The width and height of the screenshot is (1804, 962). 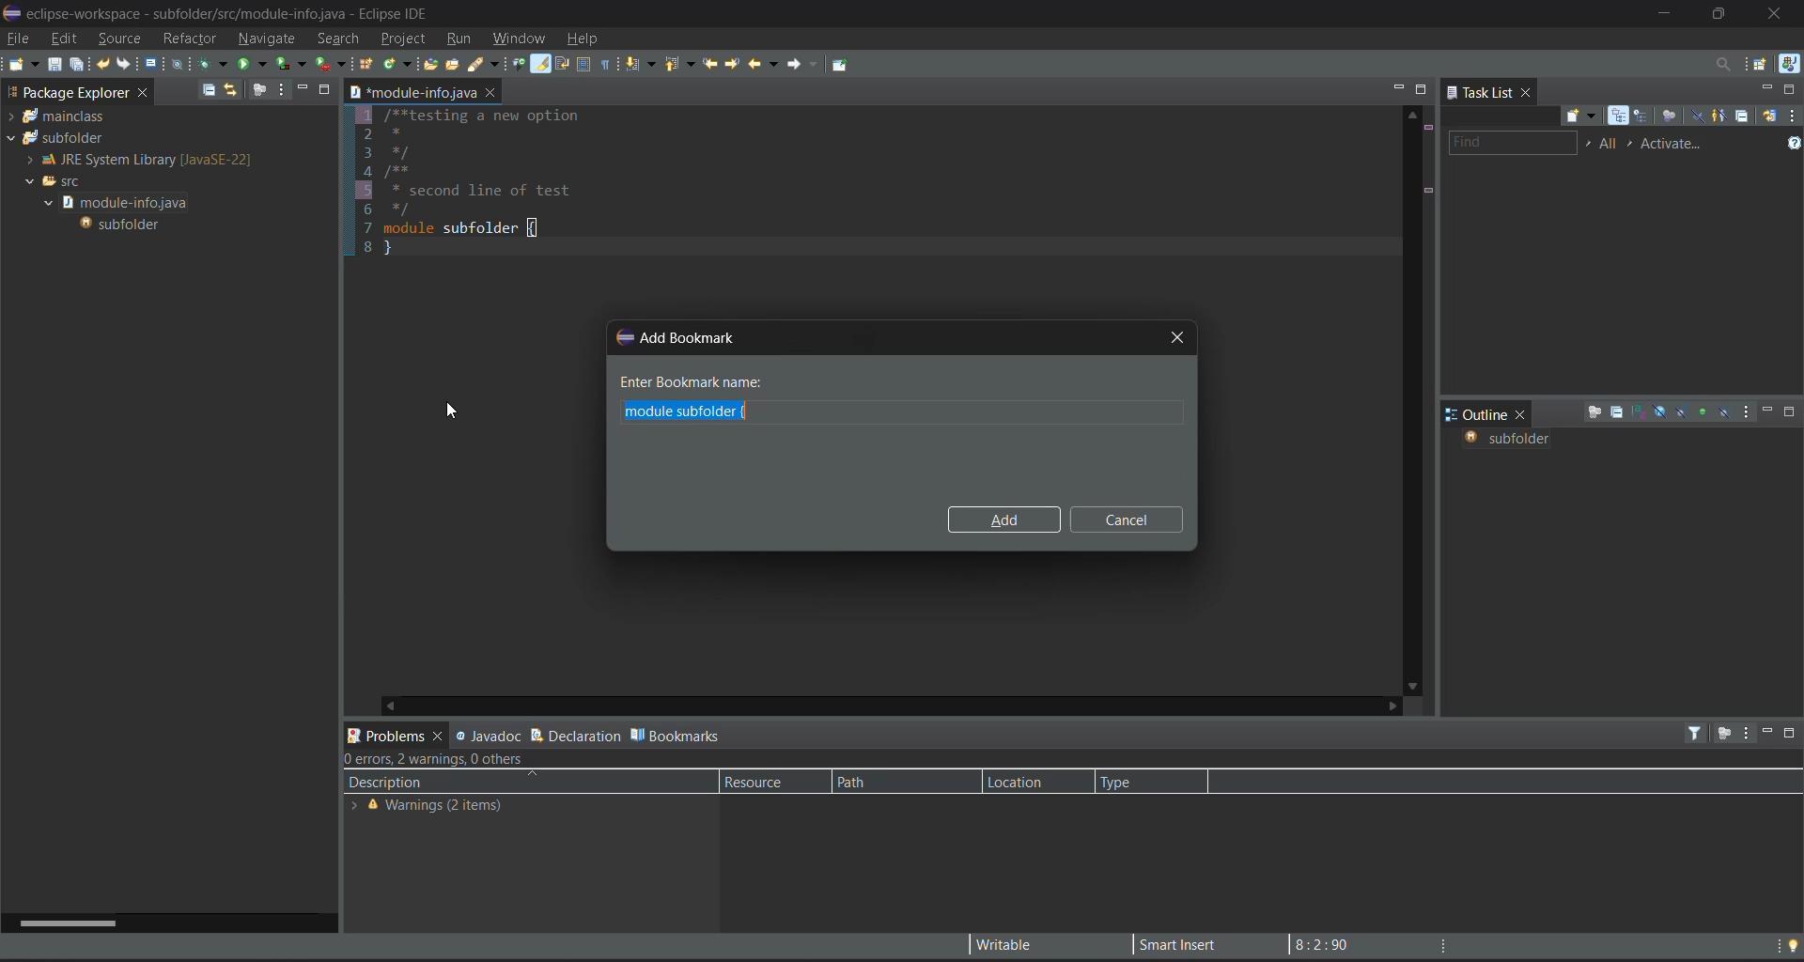 What do you see at coordinates (1672, 117) in the screenshot?
I see `focus on workweek` at bounding box center [1672, 117].